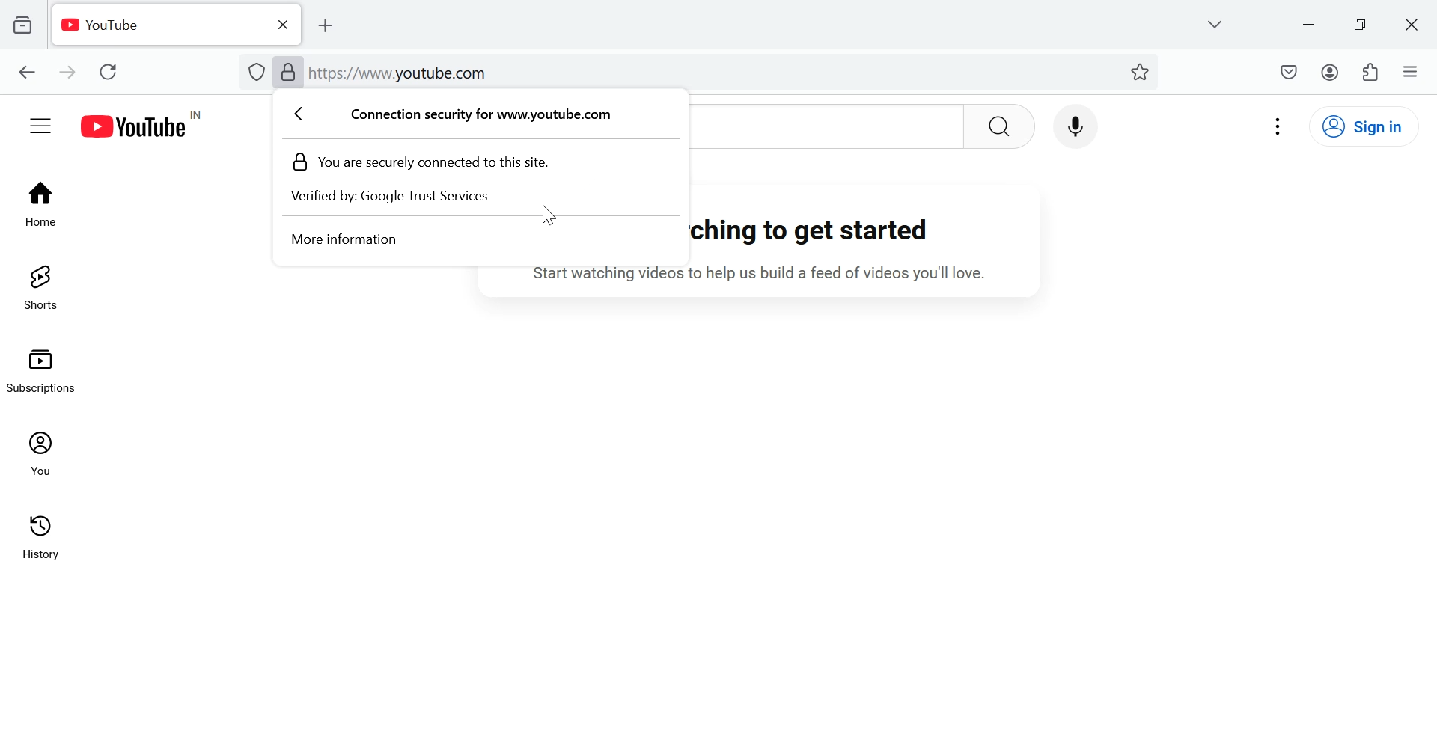  Describe the element at coordinates (27, 73) in the screenshot. I see `Go back one page. Right-click or pull down to show history` at that location.